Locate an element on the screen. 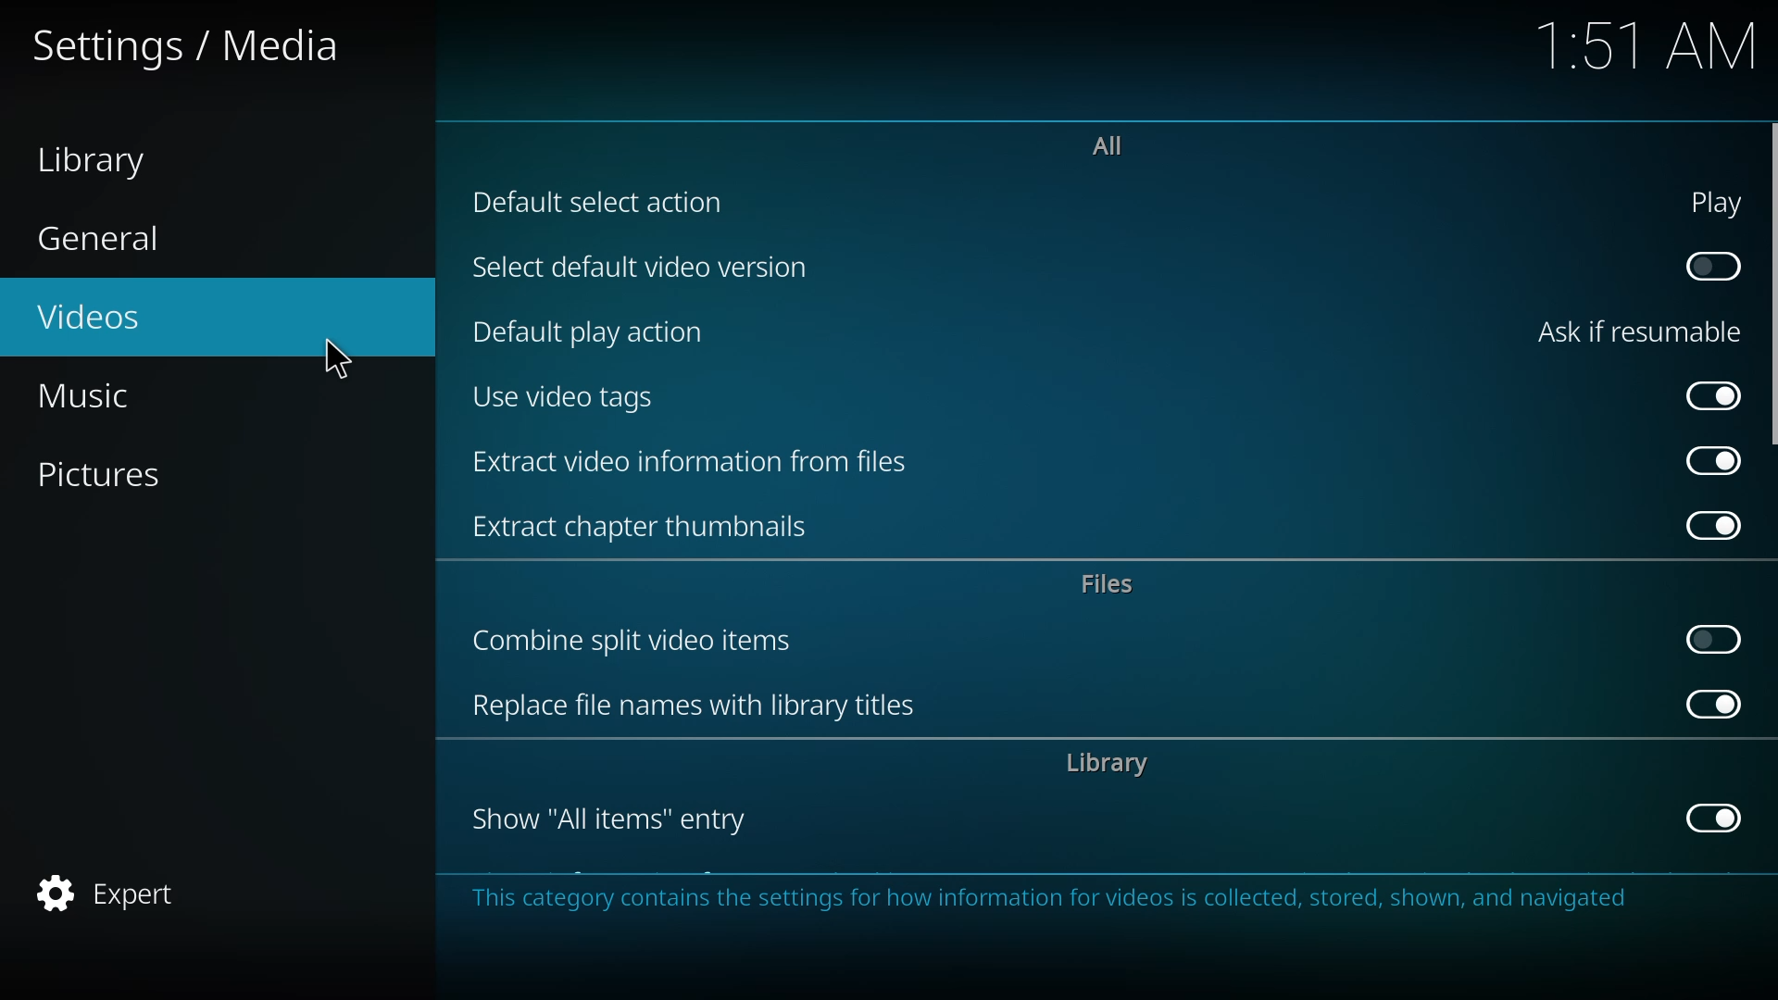  pictures is located at coordinates (111, 477).